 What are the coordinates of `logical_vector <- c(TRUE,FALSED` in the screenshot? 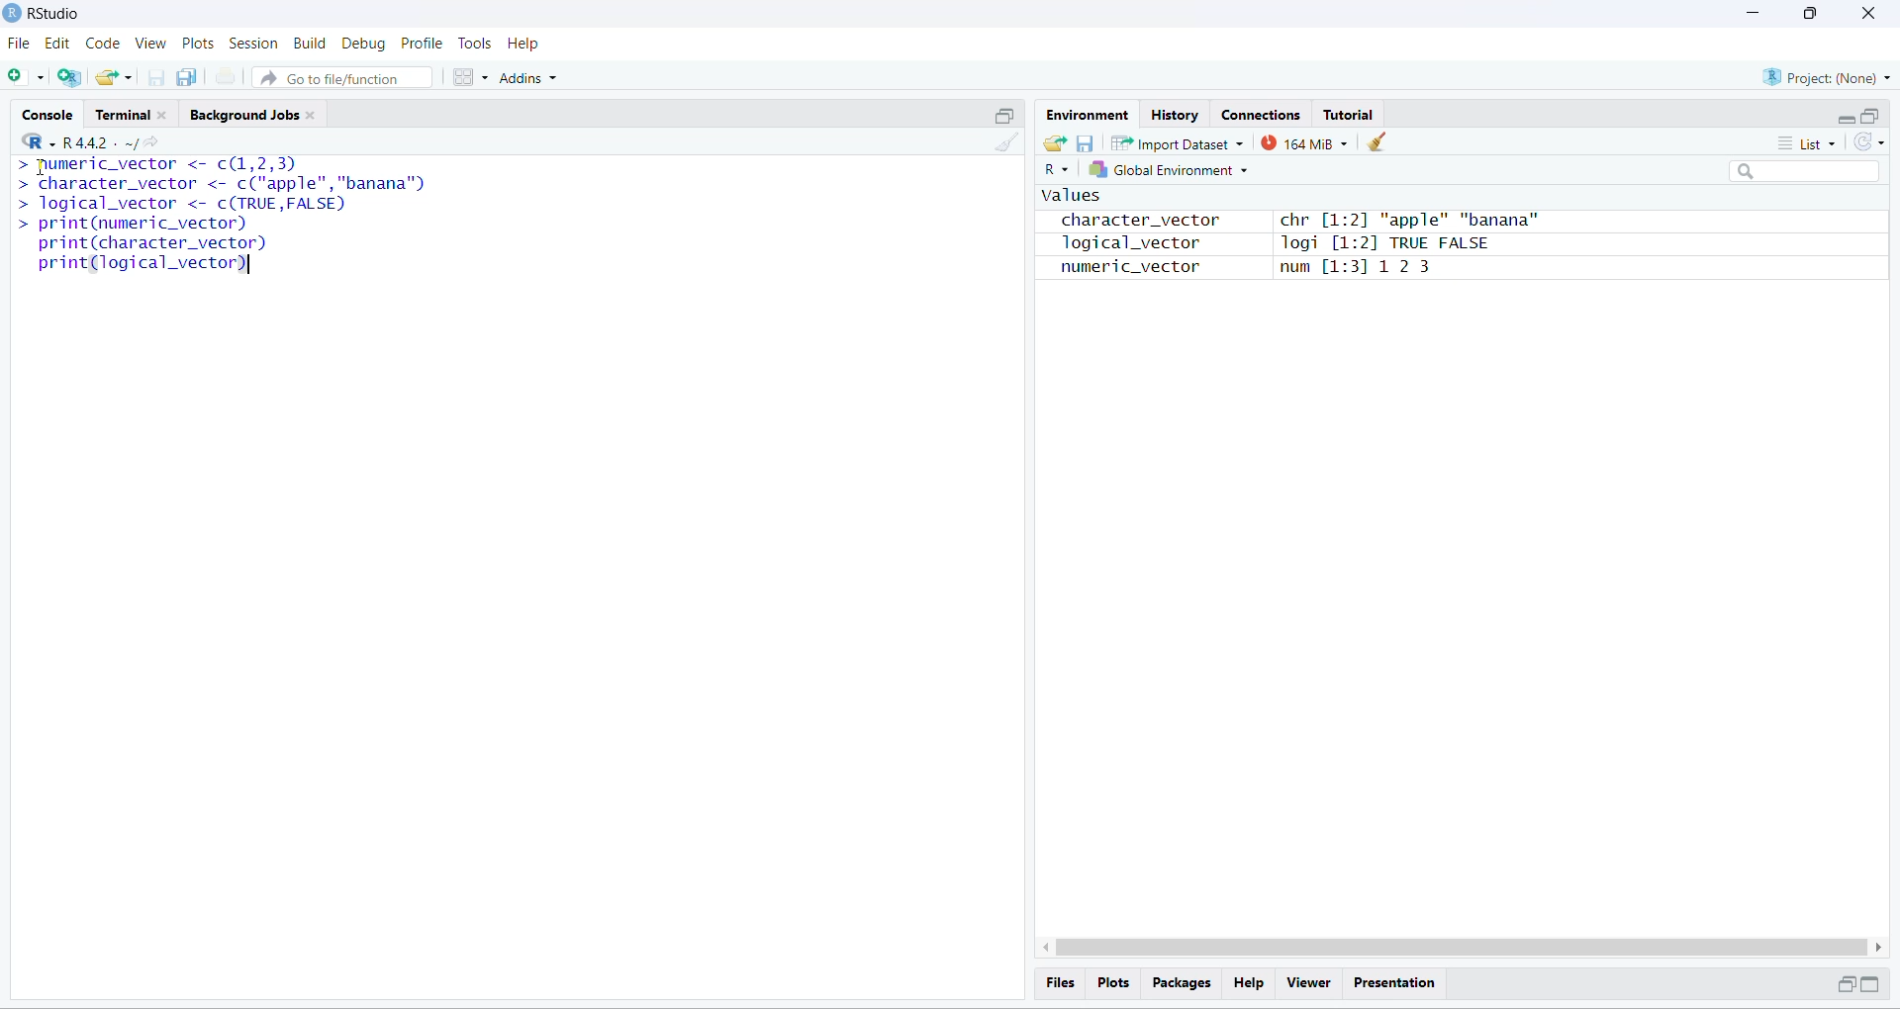 It's located at (180, 204).